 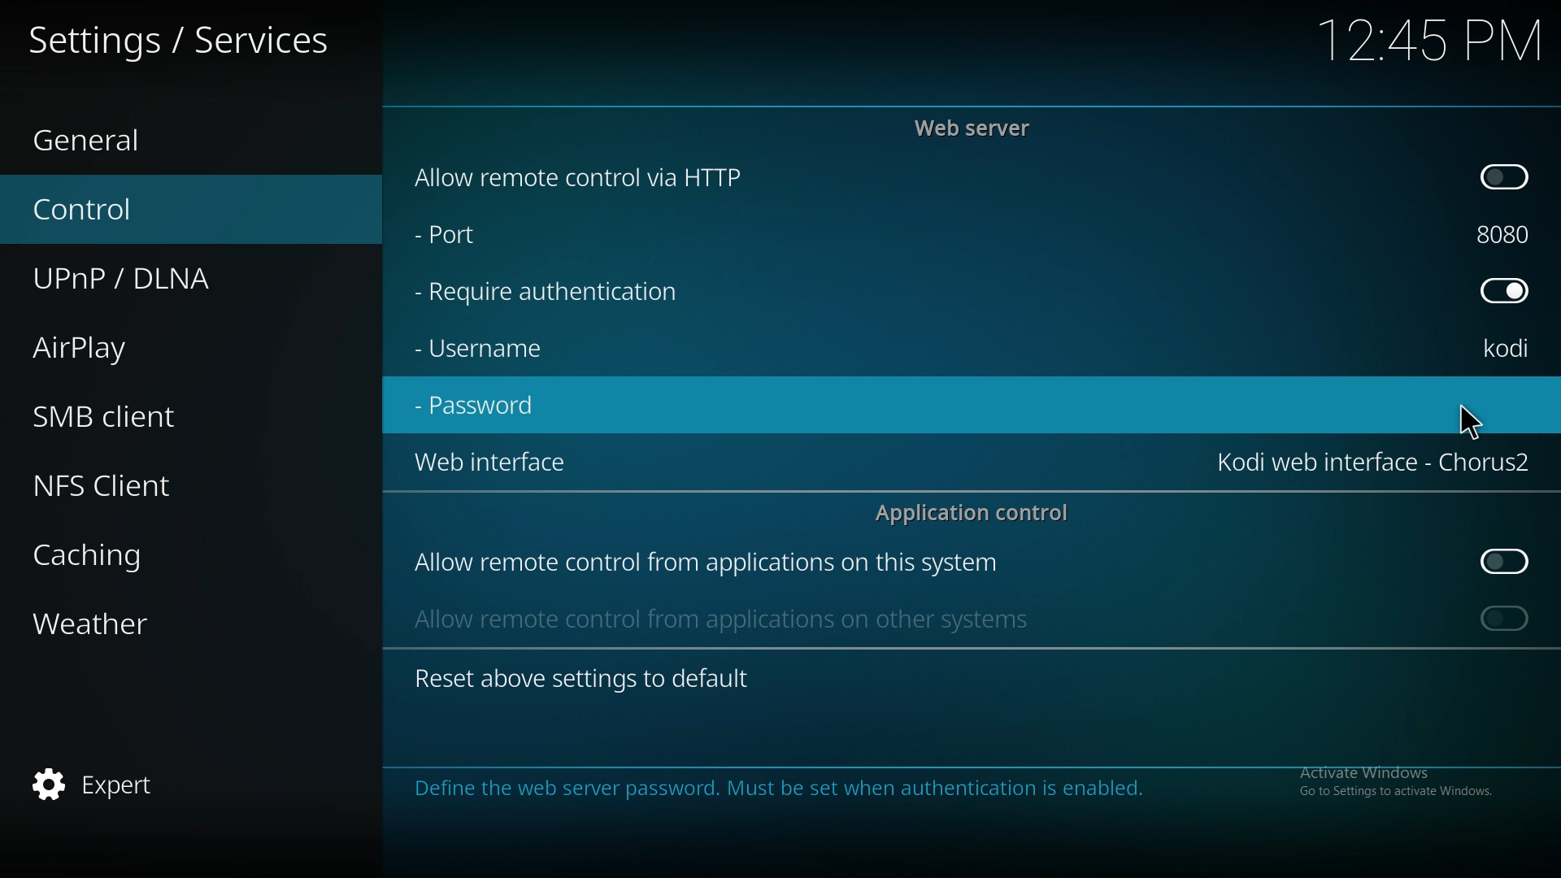 I want to click on off, so click(x=1504, y=289).